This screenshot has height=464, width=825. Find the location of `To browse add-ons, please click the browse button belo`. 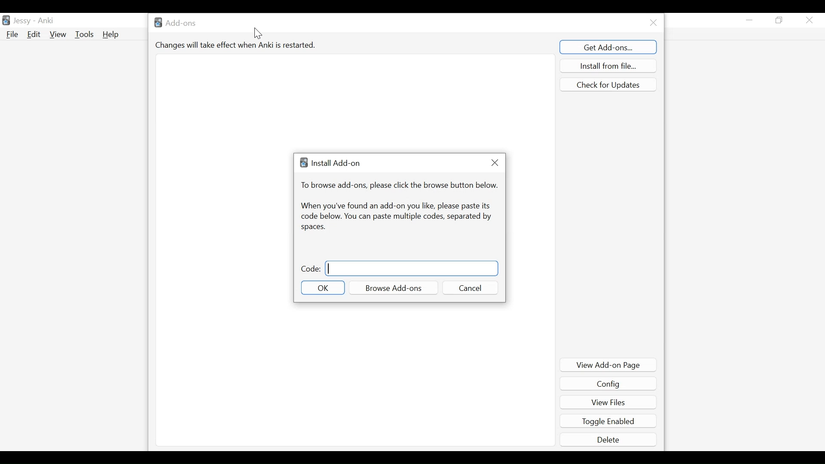

To browse add-ons, please click the browse button belo is located at coordinates (399, 185).